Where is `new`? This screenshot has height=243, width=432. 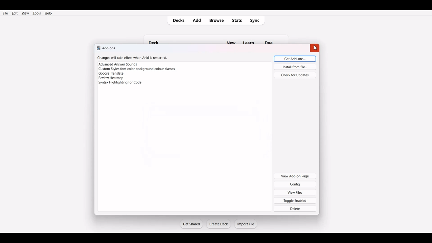 new is located at coordinates (231, 39).